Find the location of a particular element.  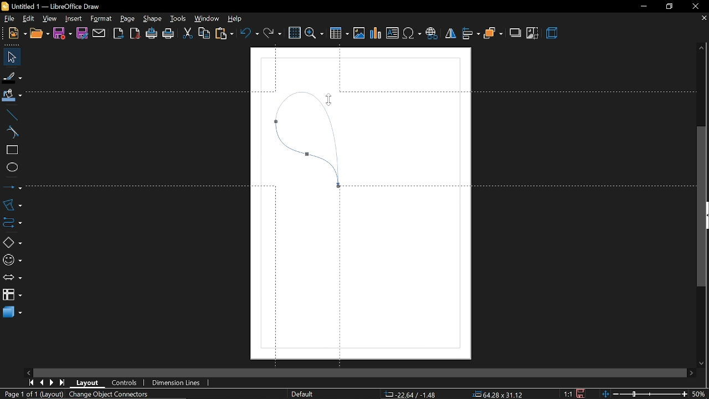

crop is located at coordinates (533, 33).